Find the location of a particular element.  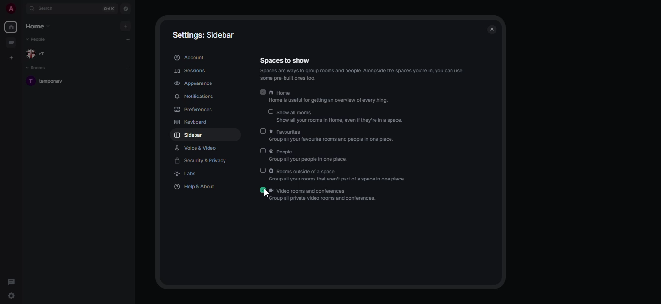

help & about is located at coordinates (194, 187).